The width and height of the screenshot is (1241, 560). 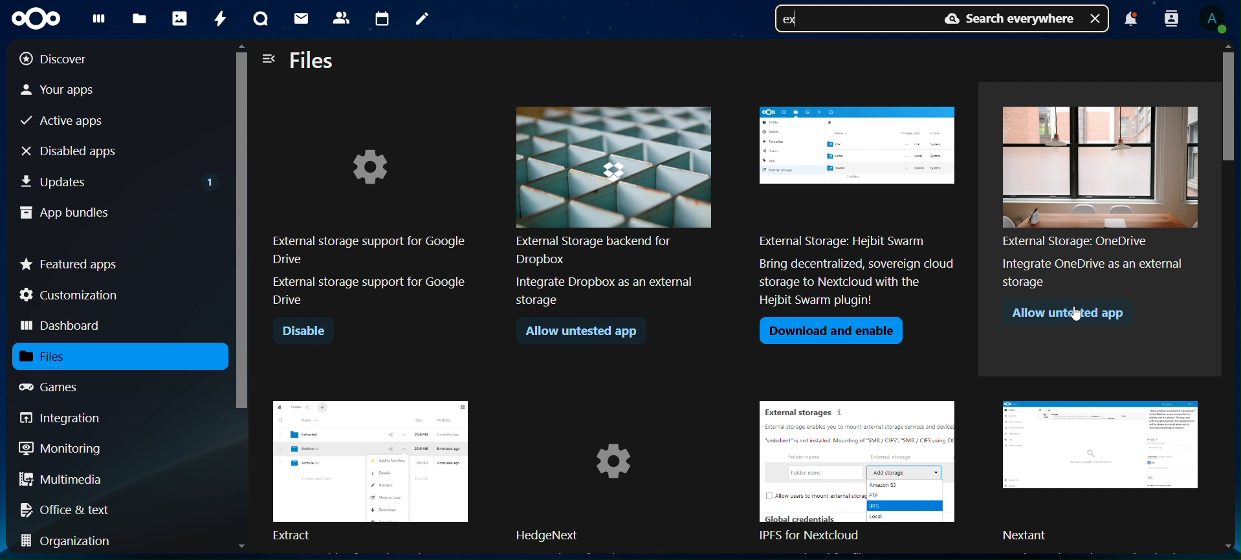 What do you see at coordinates (1104, 472) in the screenshot?
I see `Nextant` at bounding box center [1104, 472].